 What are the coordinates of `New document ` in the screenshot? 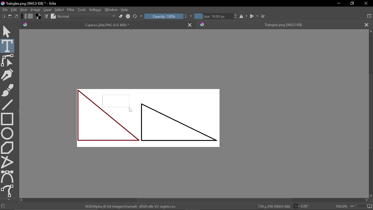 It's located at (3, 17).